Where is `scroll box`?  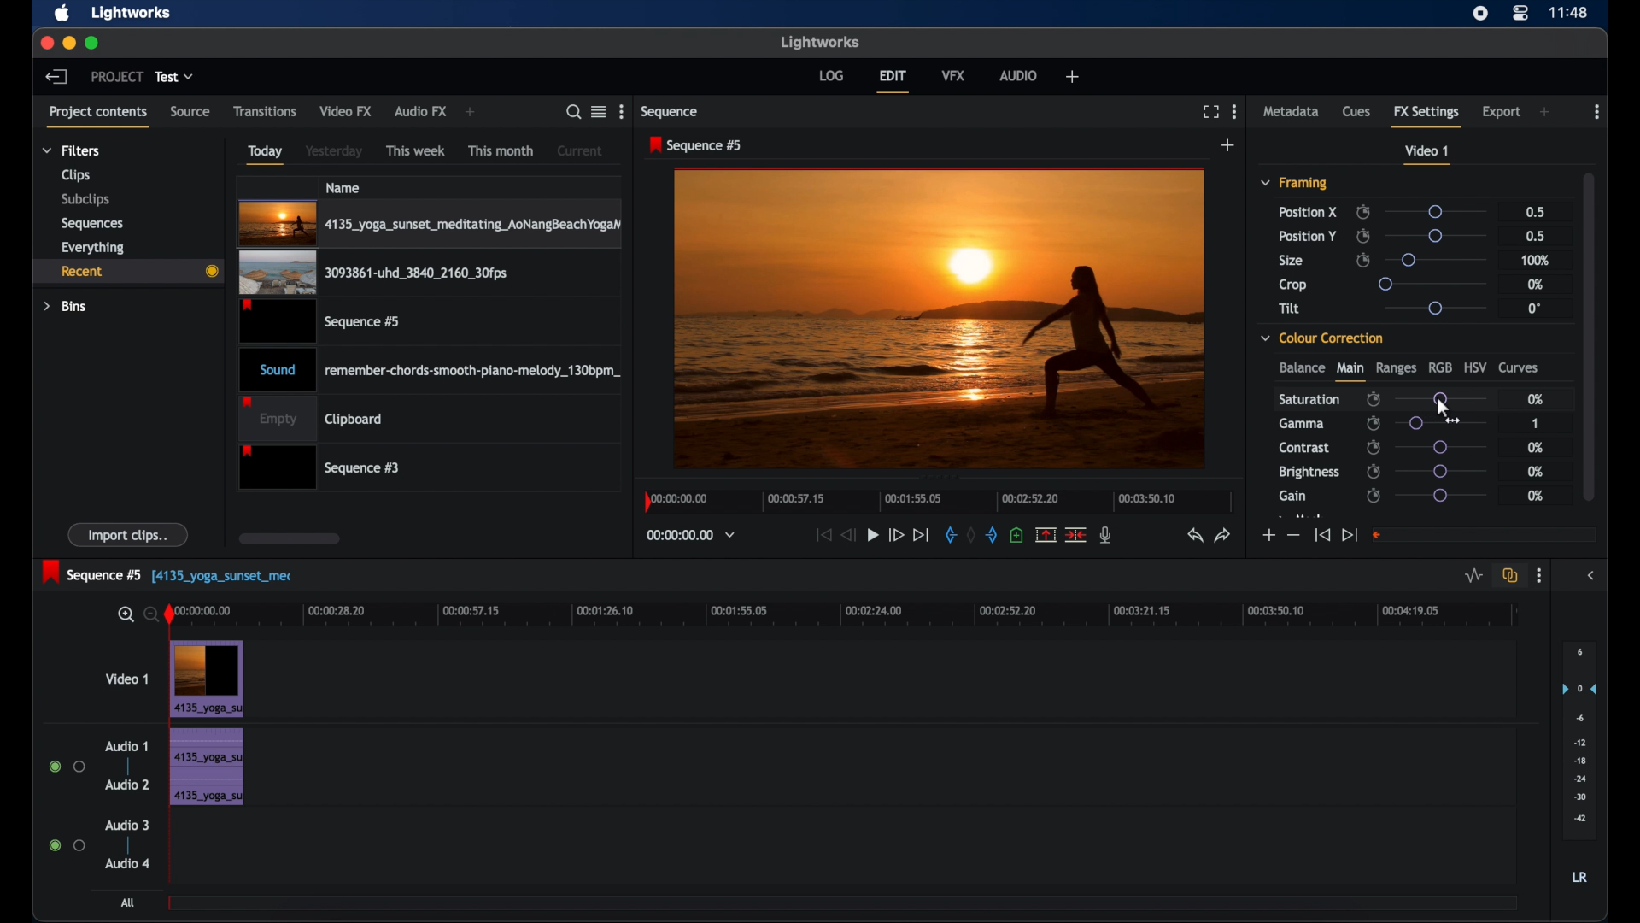
scroll box is located at coordinates (1590, 334).